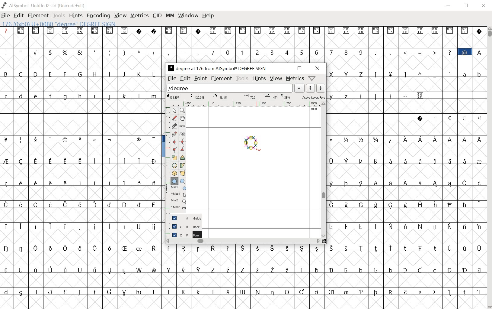  What do you see at coordinates (176, 199) in the screenshot?
I see `mse1 mse1 mse2 mse2` at bounding box center [176, 199].